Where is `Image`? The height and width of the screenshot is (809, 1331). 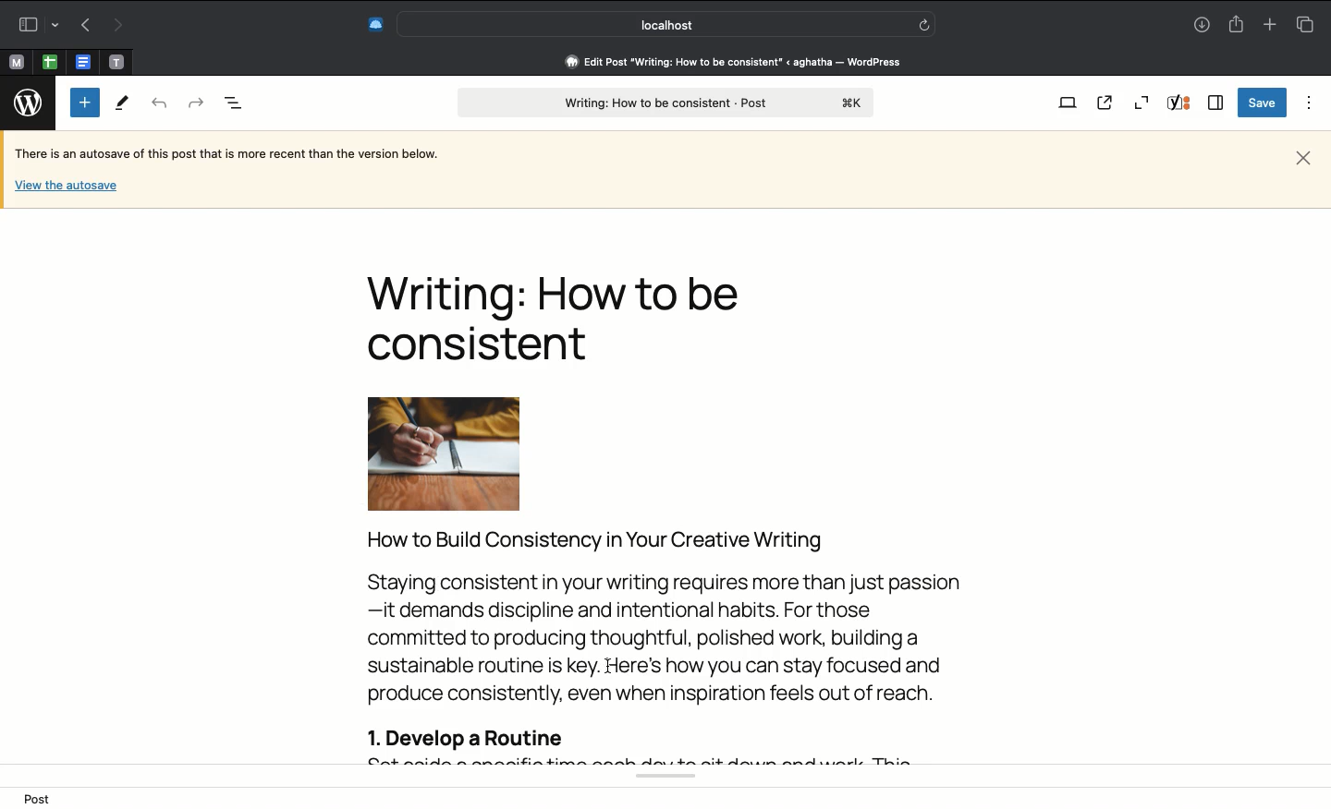
Image is located at coordinates (466, 453).